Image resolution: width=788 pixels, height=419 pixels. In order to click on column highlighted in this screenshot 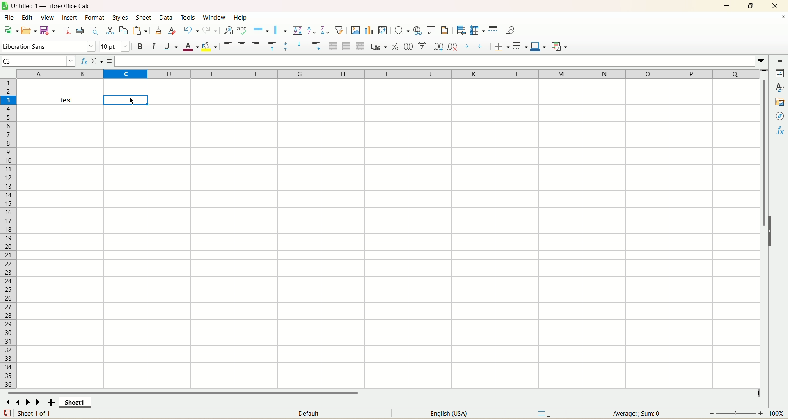, I will do `click(125, 74)`.